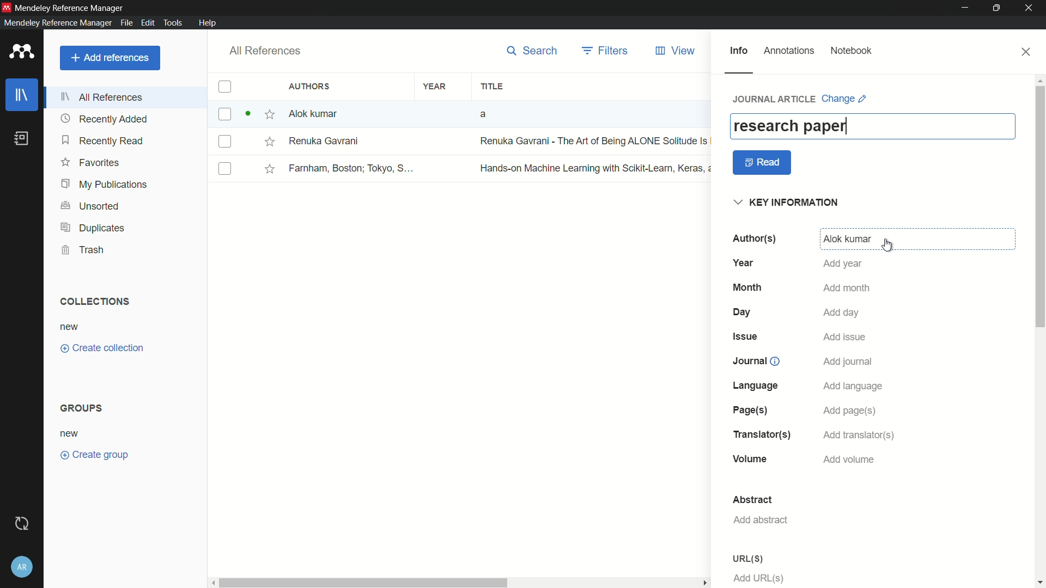 The width and height of the screenshot is (1046, 588). What do you see at coordinates (676, 51) in the screenshot?
I see `view` at bounding box center [676, 51].